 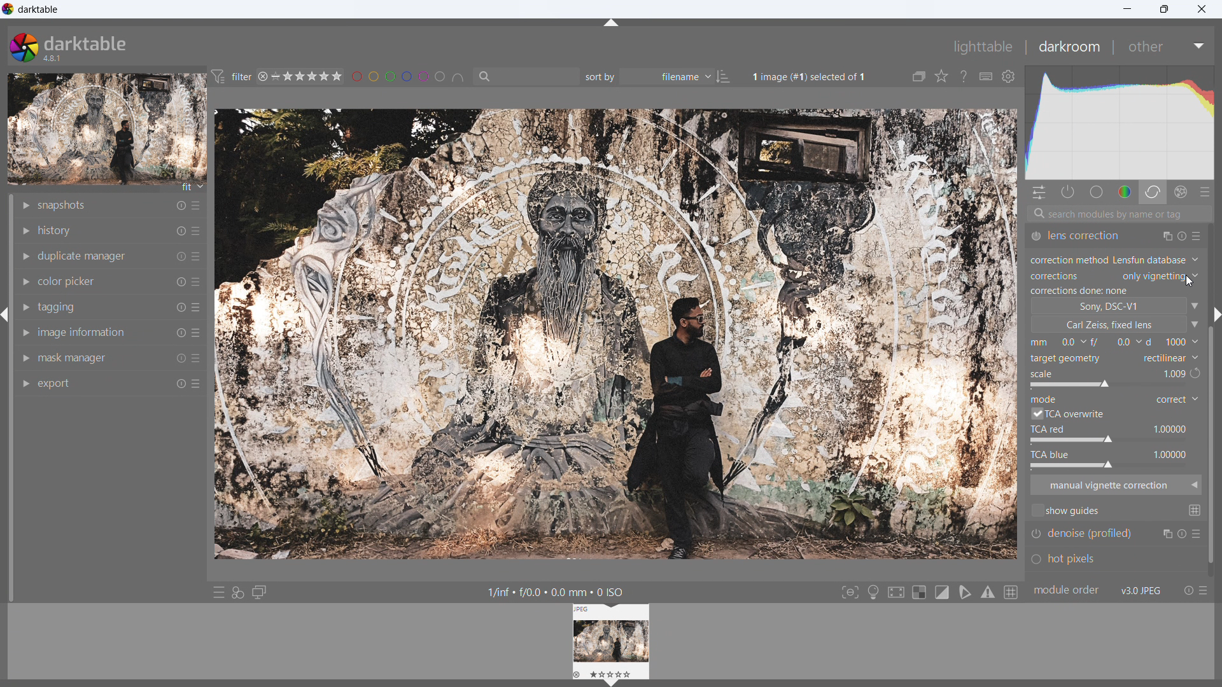 What do you see at coordinates (314, 76) in the screenshot?
I see `range rating` at bounding box center [314, 76].